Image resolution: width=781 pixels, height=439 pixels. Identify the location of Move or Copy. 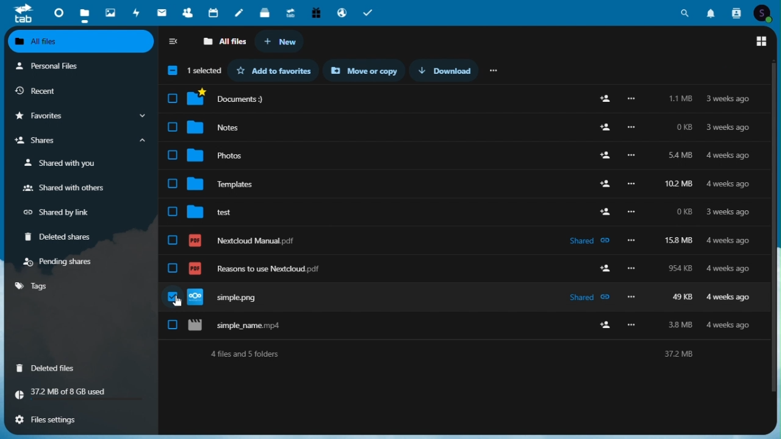
(369, 71).